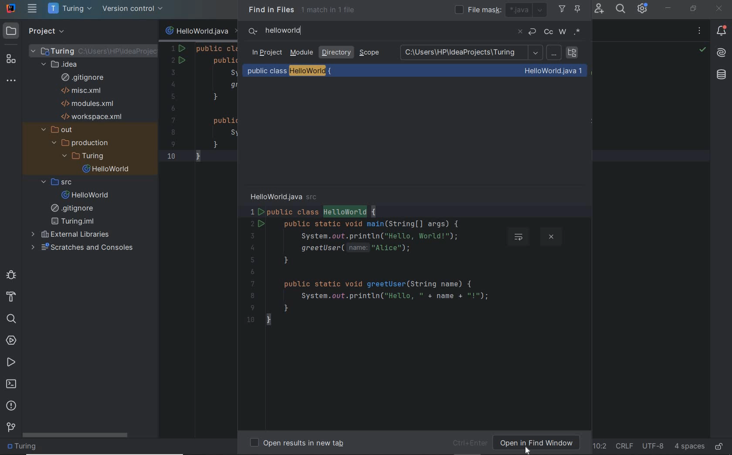 The width and height of the screenshot is (732, 455). What do you see at coordinates (669, 8) in the screenshot?
I see `MINIMIZE` at bounding box center [669, 8].